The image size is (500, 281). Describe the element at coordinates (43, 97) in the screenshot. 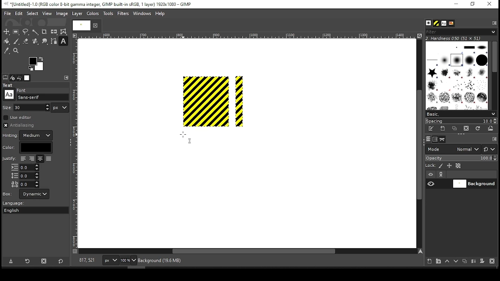

I see `font` at that location.